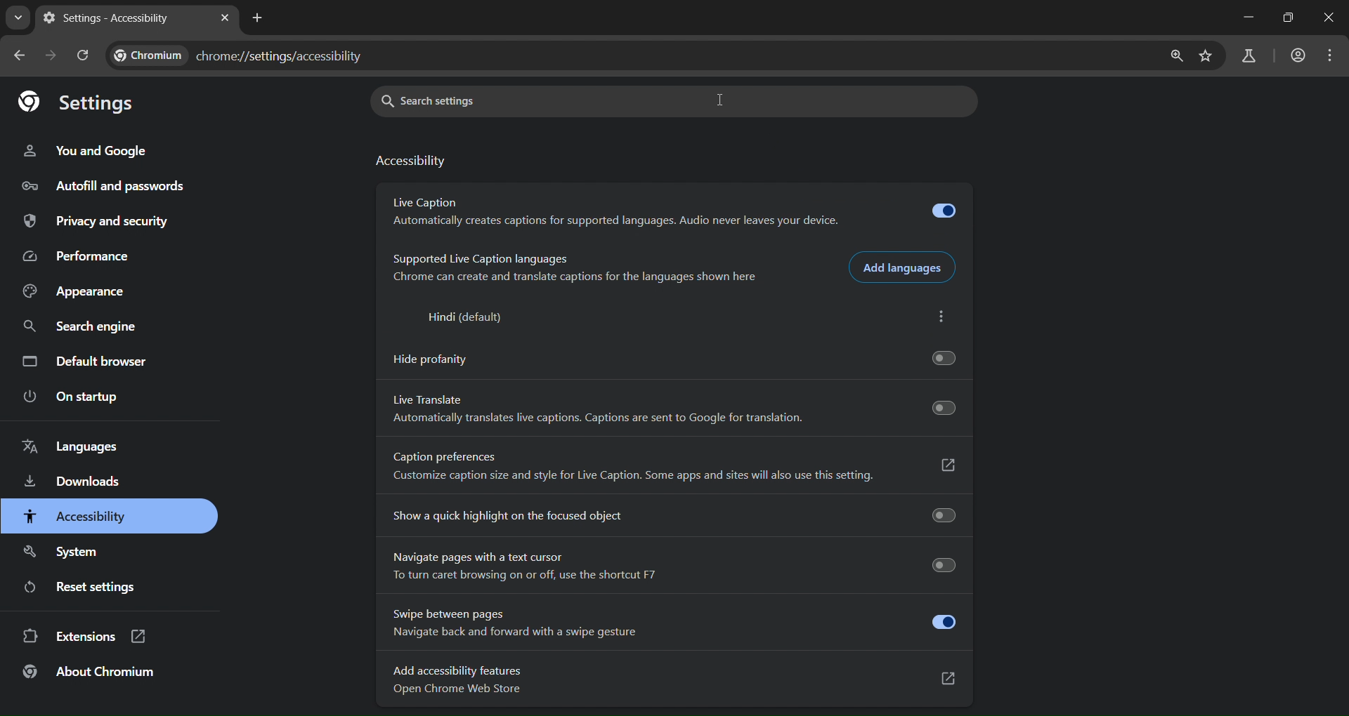 This screenshot has width=1349, height=716. What do you see at coordinates (76, 446) in the screenshot?
I see `languages` at bounding box center [76, 446].